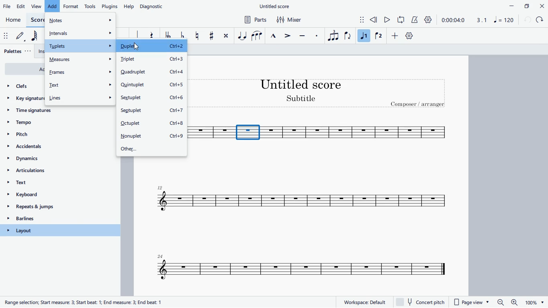 The height and width of the screenshot is (308, 548). What do you see at coordinates (303, 35) in the screenshot?
I see `tenuto` at bounding box center [303, 35].